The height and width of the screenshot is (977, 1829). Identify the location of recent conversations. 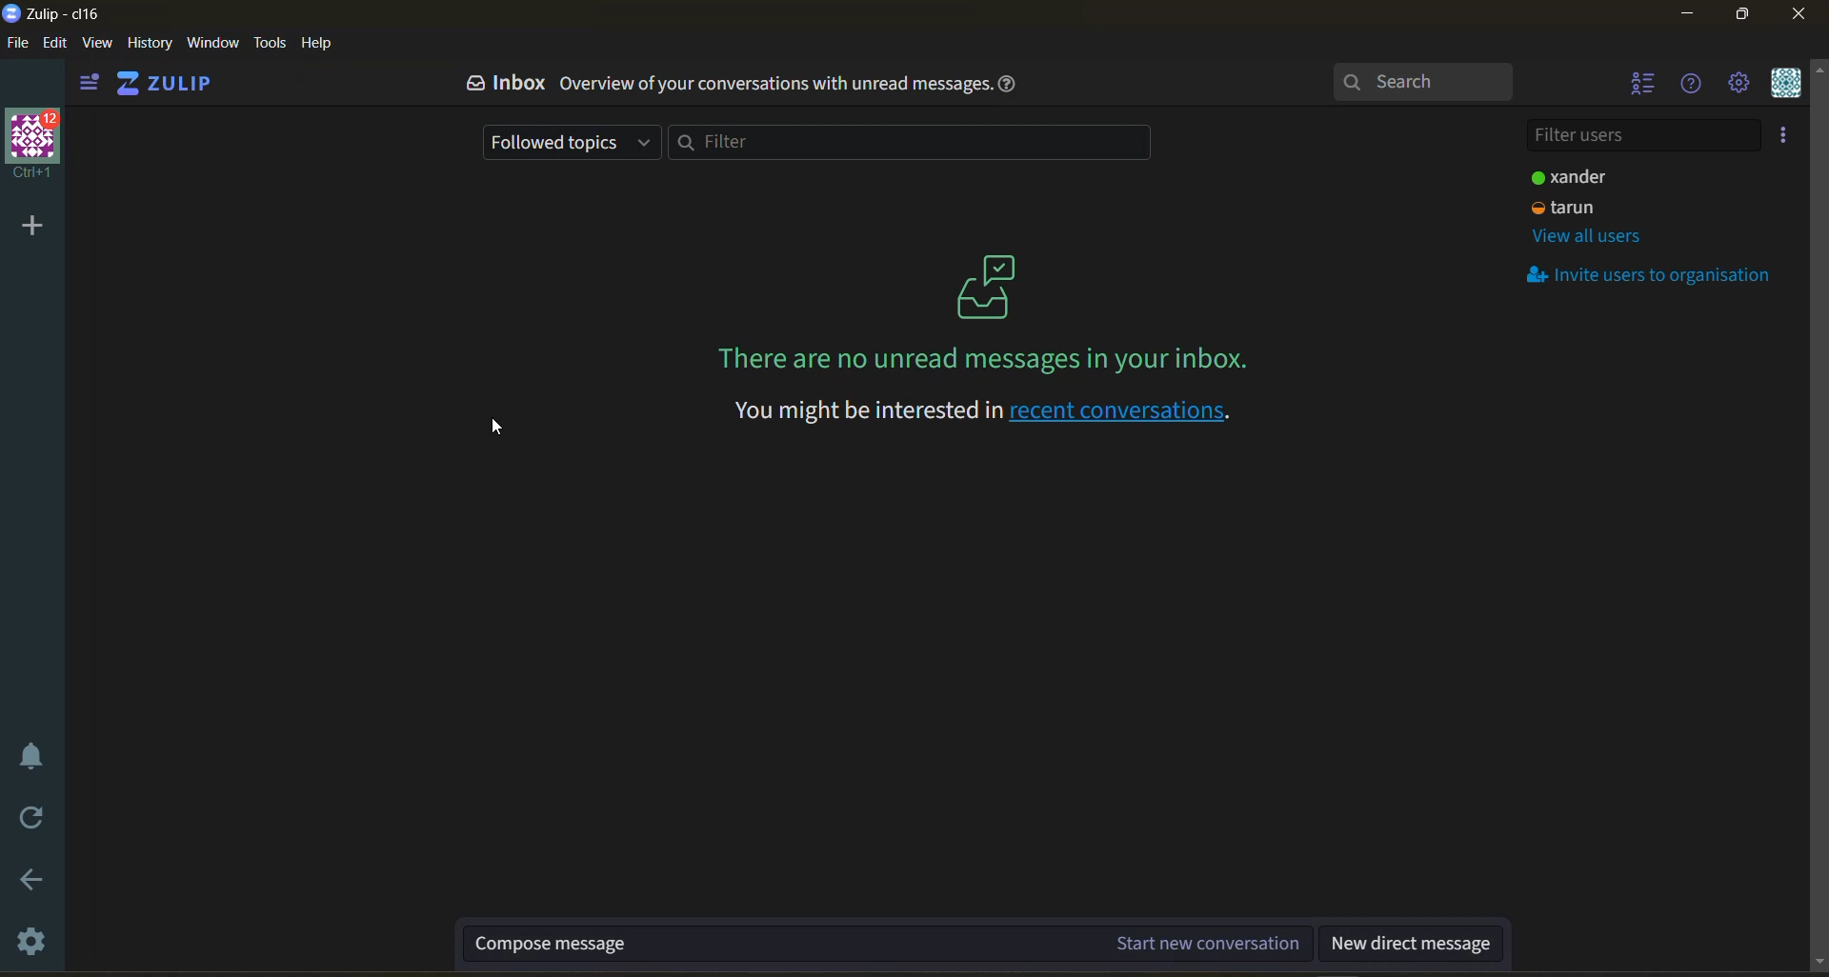
(975, 414).